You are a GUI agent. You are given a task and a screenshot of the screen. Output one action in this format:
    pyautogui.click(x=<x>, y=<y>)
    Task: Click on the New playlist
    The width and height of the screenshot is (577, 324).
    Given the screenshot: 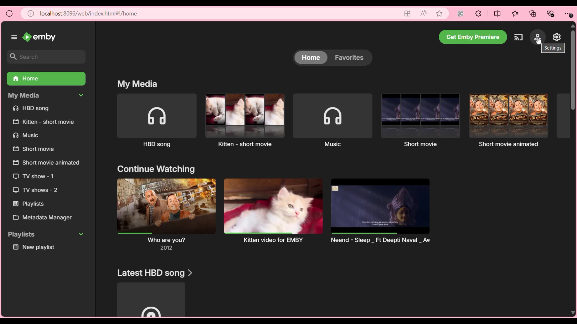 What is the action you would take?
    pyautogui.click(x=35, y=248)
    